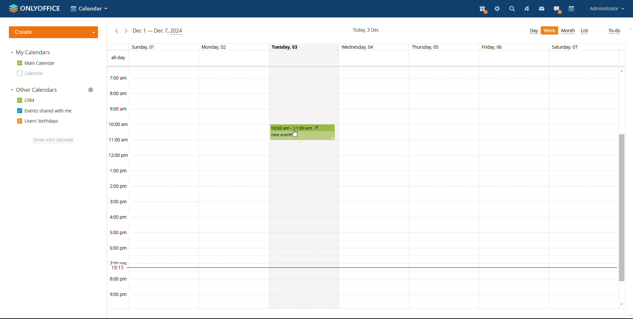  What do you see at coordinates (89, 9) in the screenshot?
I see `Calendar` at bounding box center [89, 9].